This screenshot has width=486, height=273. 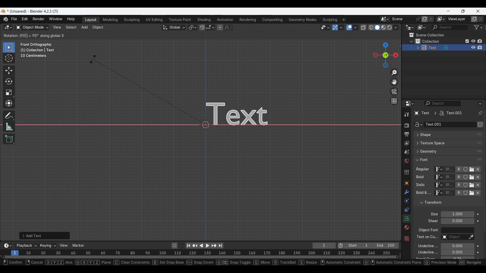 I want to click on Collection 1, so click(x=428, y=41).